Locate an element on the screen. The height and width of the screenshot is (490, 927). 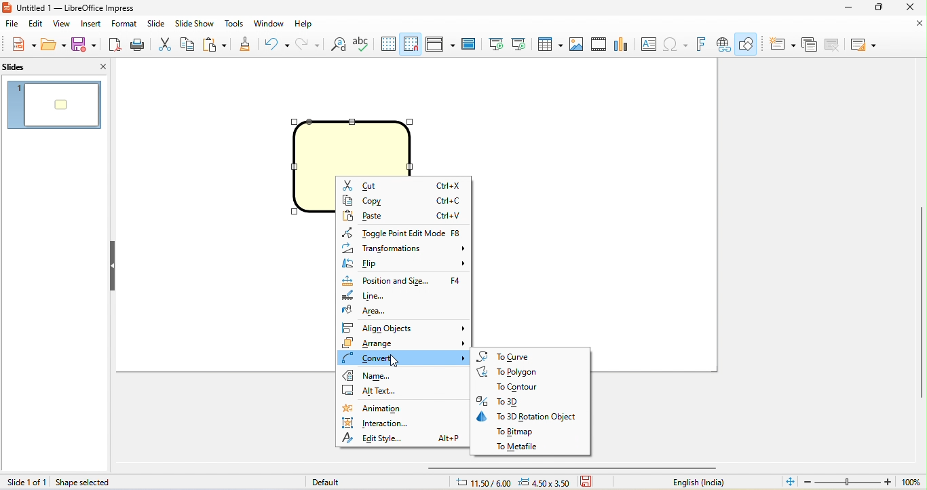
line is located at coordinates (364, 296).